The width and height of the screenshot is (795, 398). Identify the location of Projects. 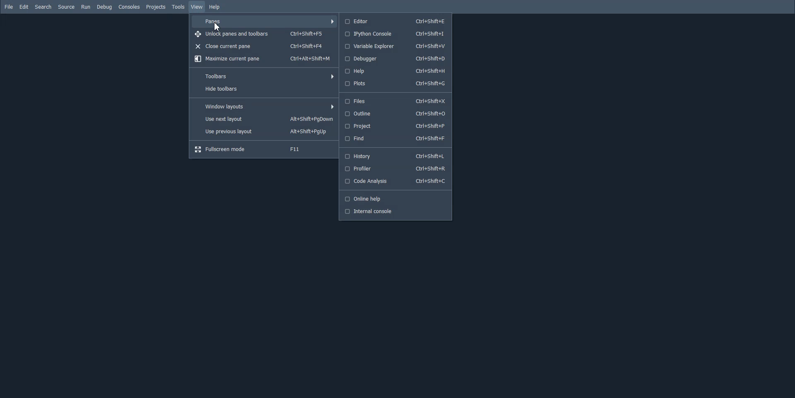
(155, 7).